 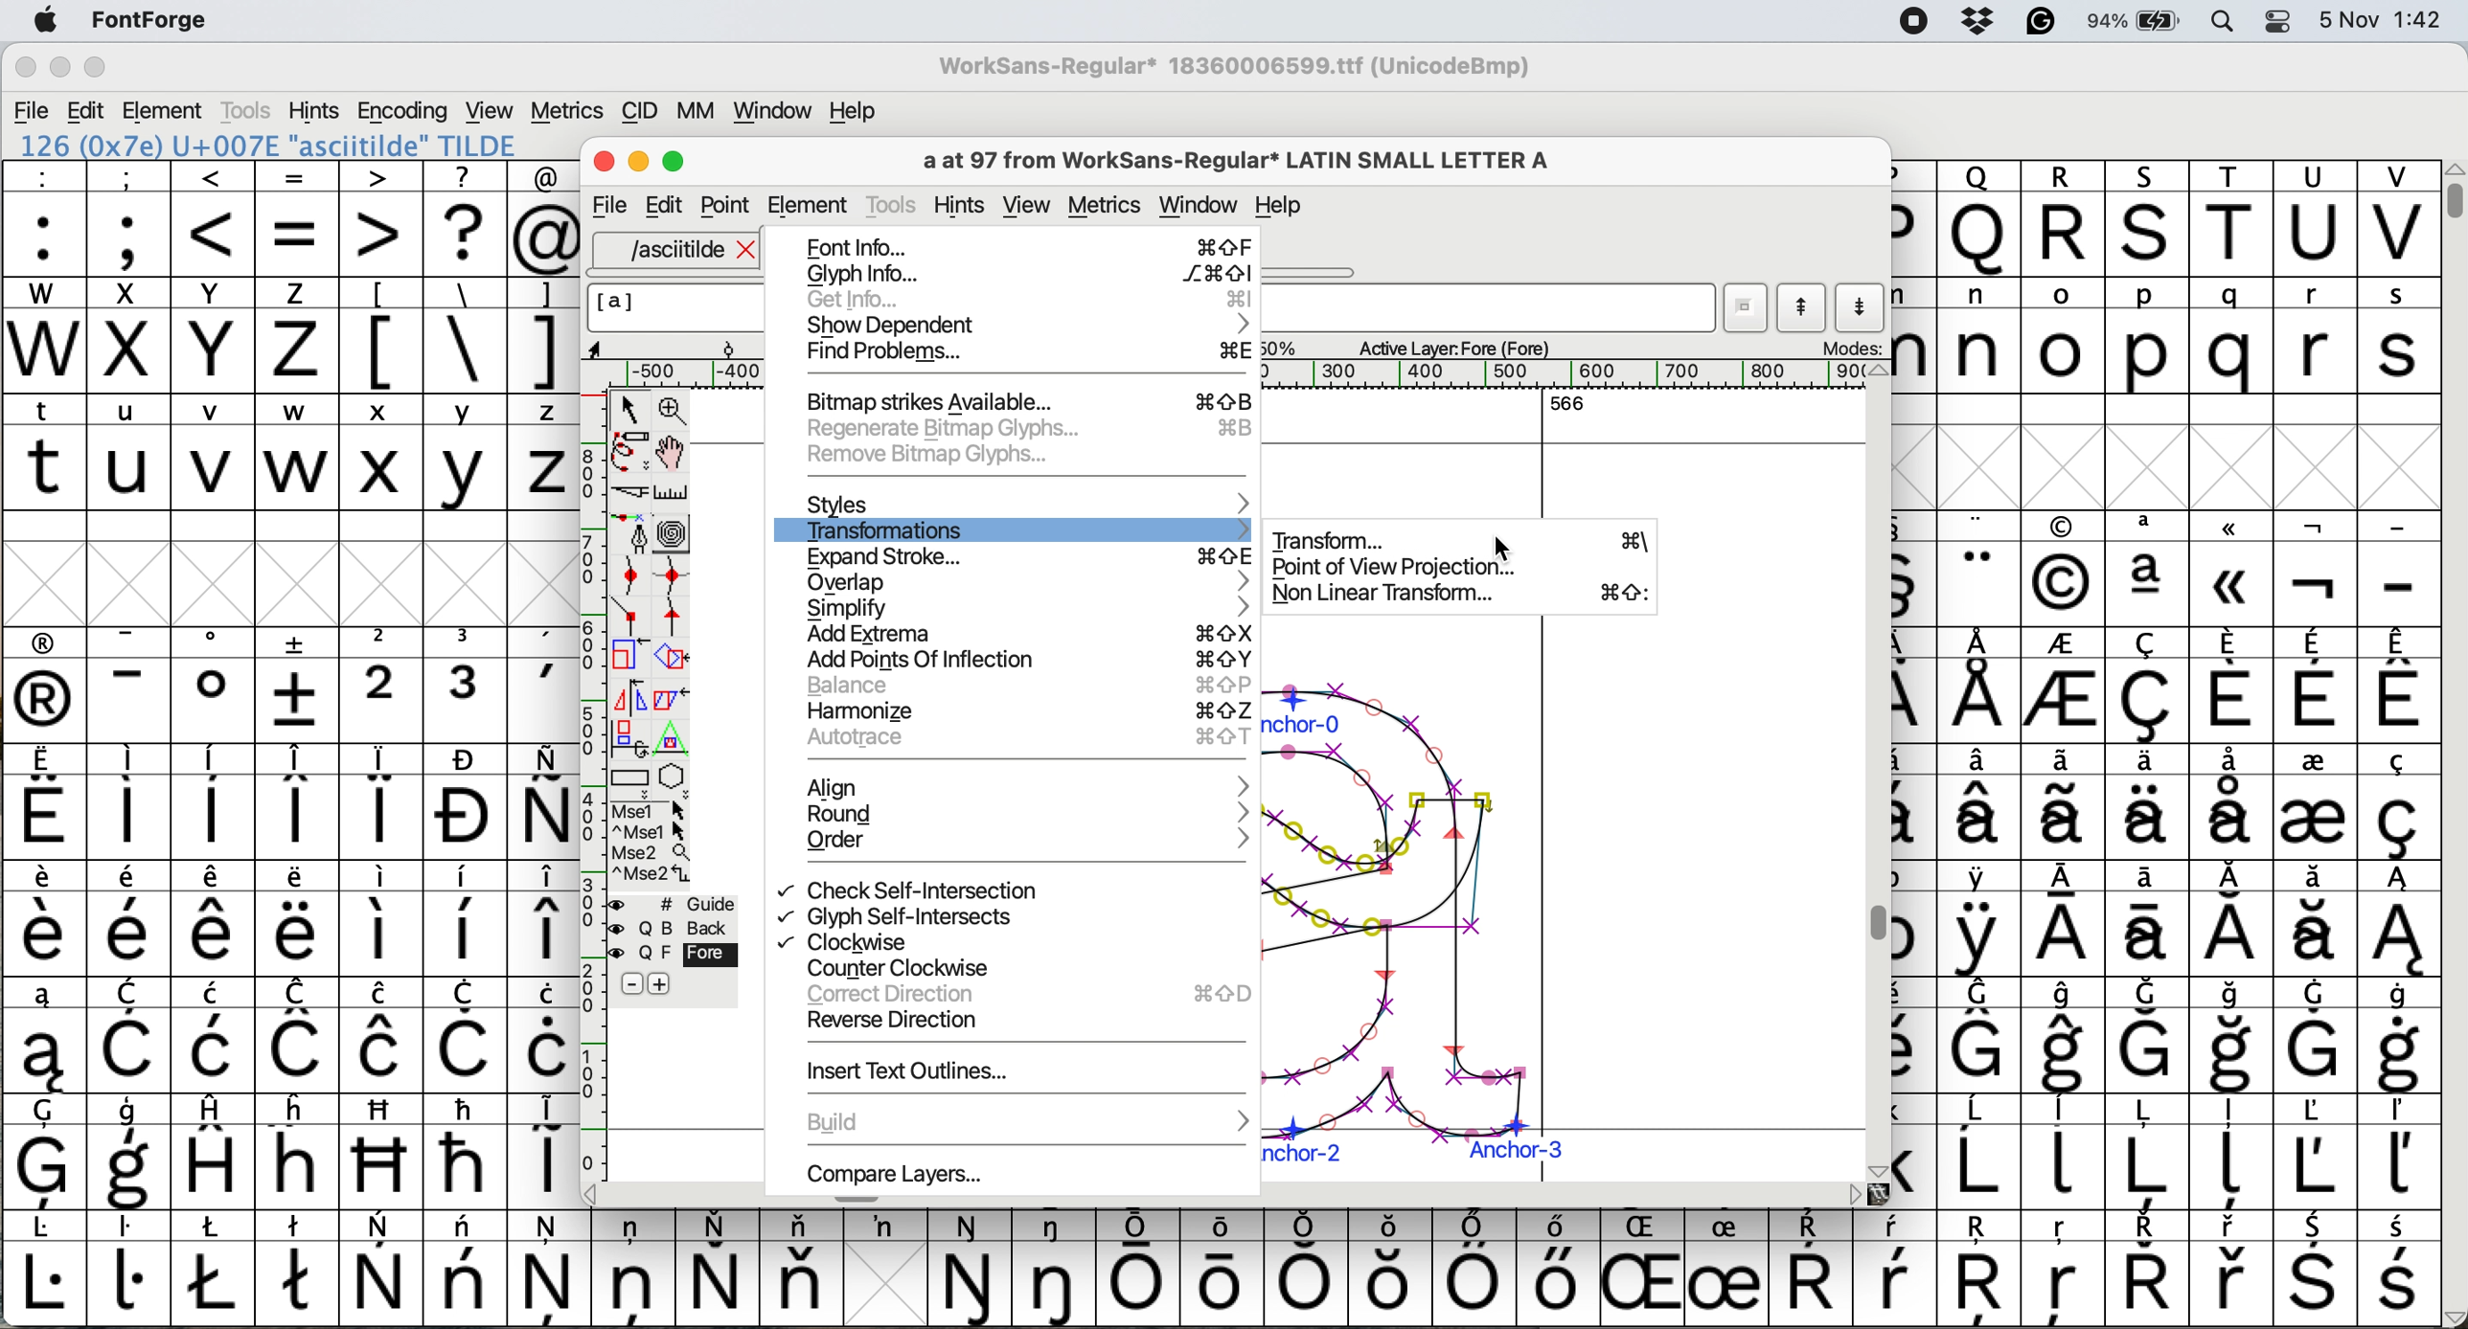 I want to click on encoding, so click(x=404, y=111).